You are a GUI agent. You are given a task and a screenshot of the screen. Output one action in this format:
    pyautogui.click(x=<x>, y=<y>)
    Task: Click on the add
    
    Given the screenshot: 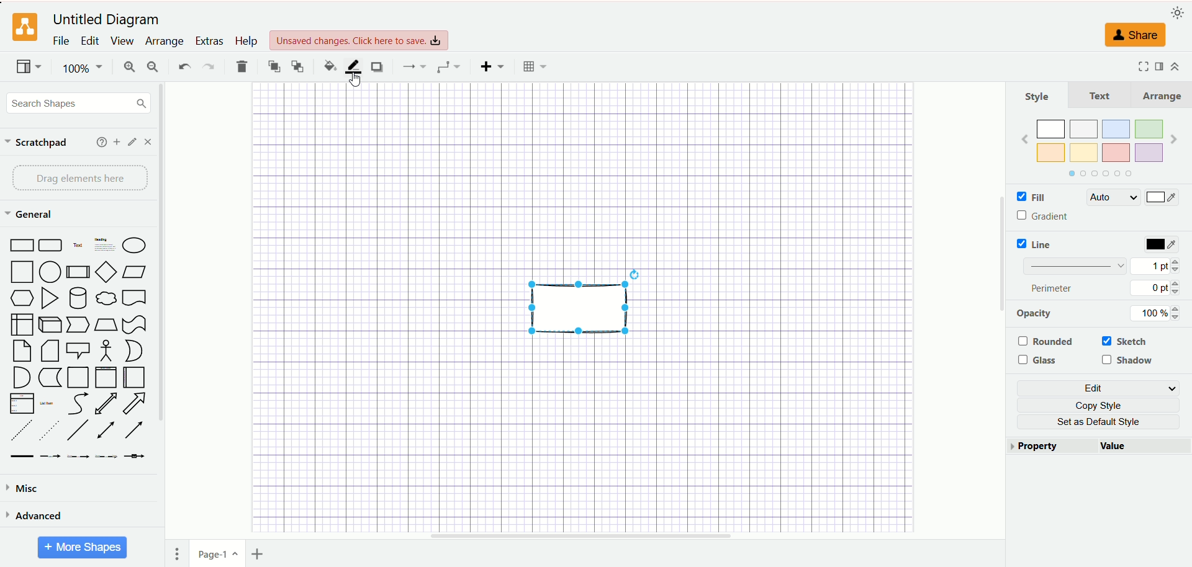 What is the action you would take?
    pyautogui.click(x=115, y=141)
    